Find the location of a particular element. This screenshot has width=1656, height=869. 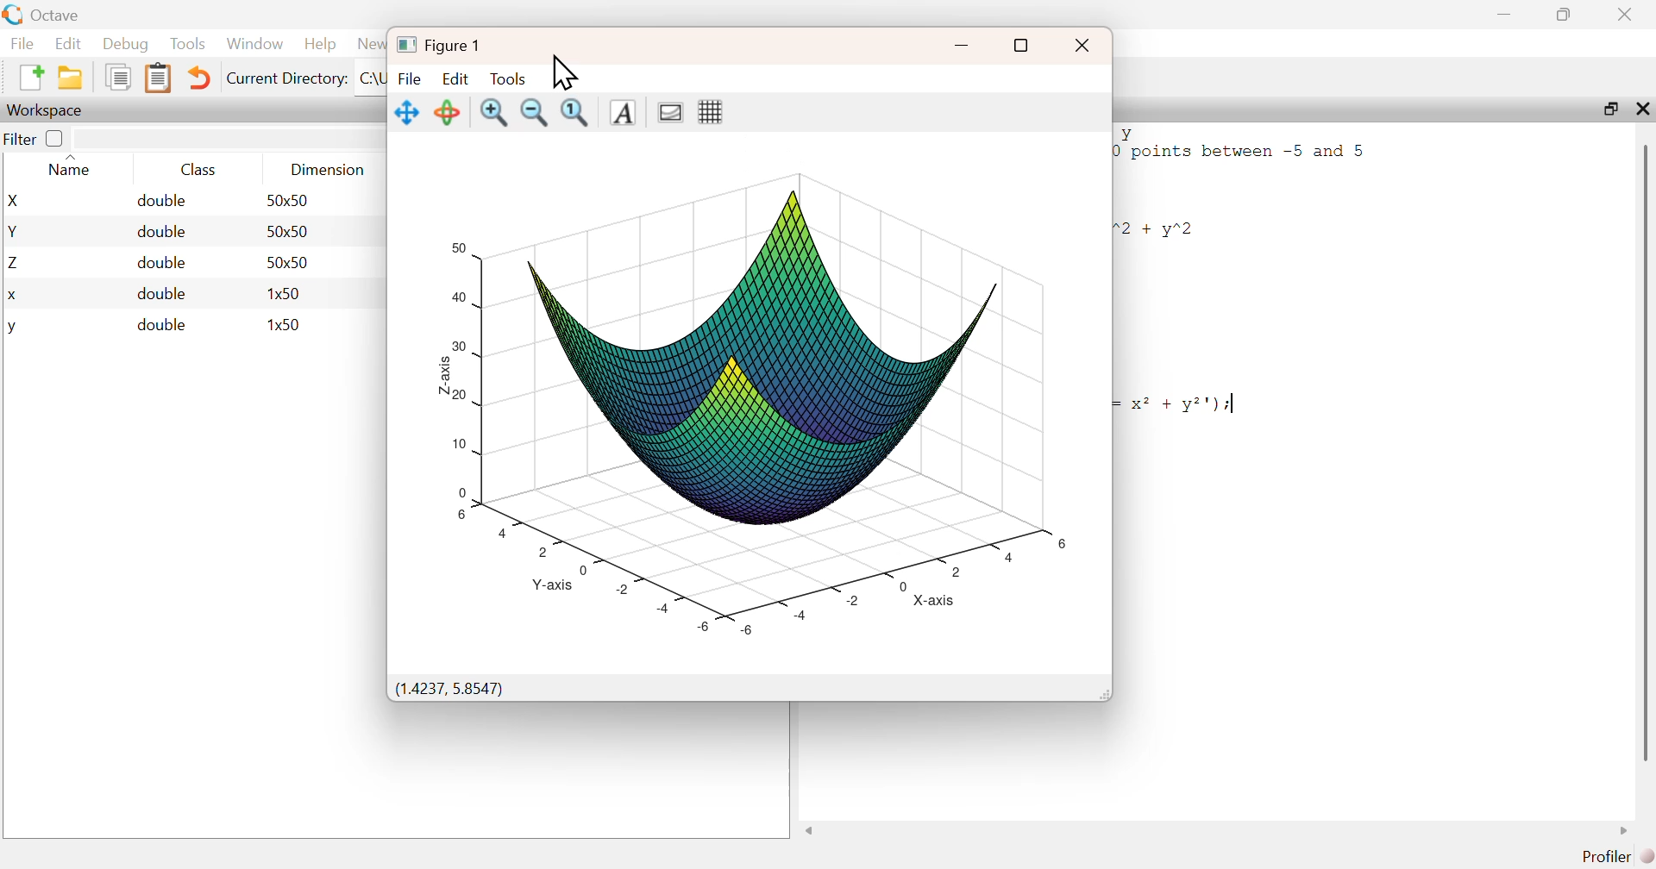

Tools is located at coordinates (189, 43).